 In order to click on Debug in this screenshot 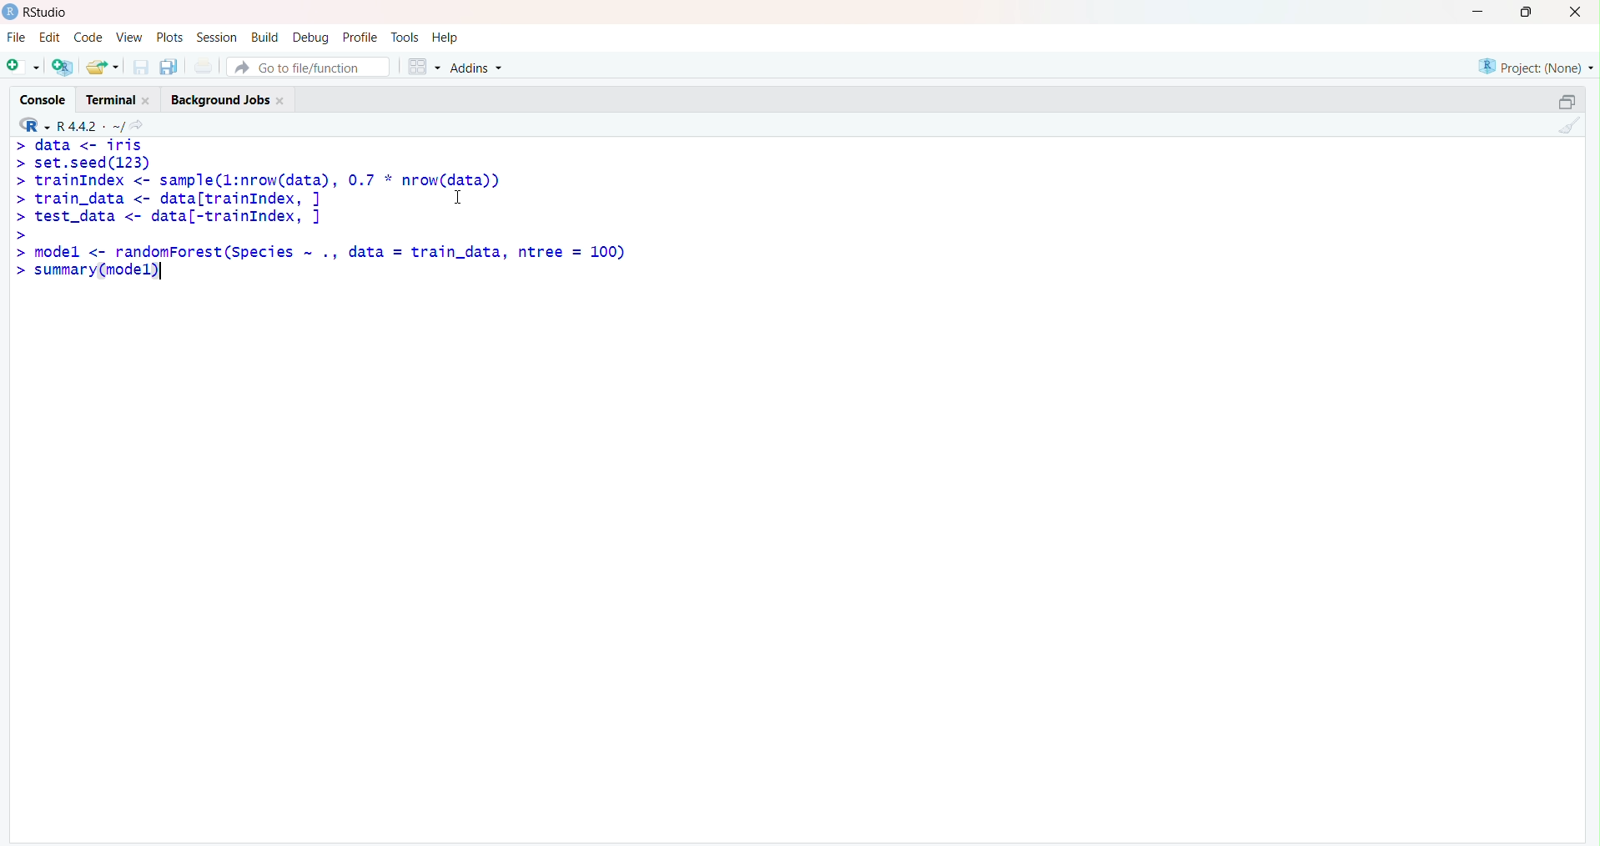, I will do `click(312, 36)`.